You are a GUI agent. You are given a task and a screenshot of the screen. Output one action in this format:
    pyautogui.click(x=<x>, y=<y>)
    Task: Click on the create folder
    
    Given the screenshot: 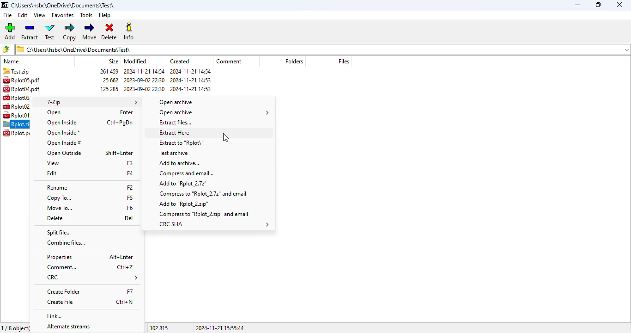 What is the action you would take?
    pyautogui.click(x=63, y=291)
    